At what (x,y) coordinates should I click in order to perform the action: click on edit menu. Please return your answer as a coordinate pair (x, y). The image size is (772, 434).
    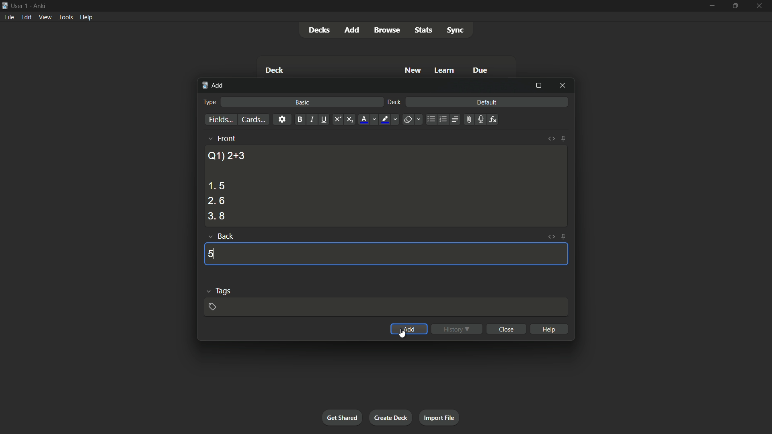
    Looking at the image, I should click on (27, 17).